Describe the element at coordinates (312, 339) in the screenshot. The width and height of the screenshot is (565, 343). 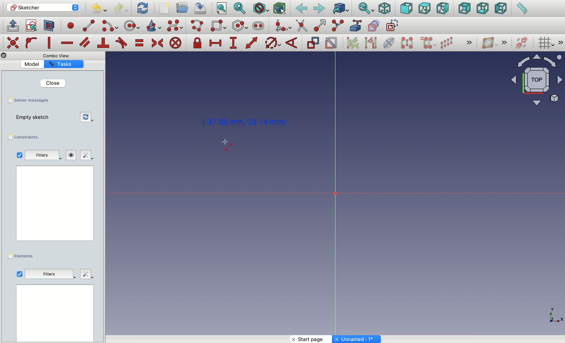
I see `Start page` at that location.